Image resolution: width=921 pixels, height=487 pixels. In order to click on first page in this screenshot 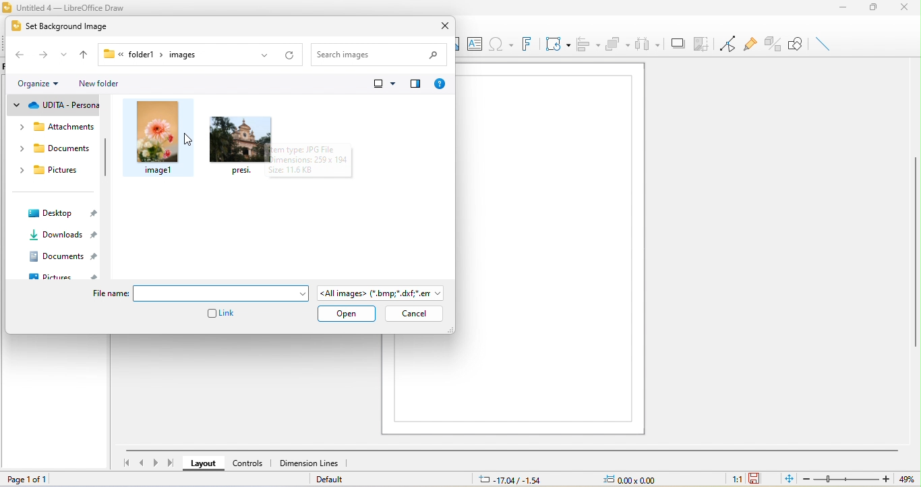, I will do `click(123, 463)`.